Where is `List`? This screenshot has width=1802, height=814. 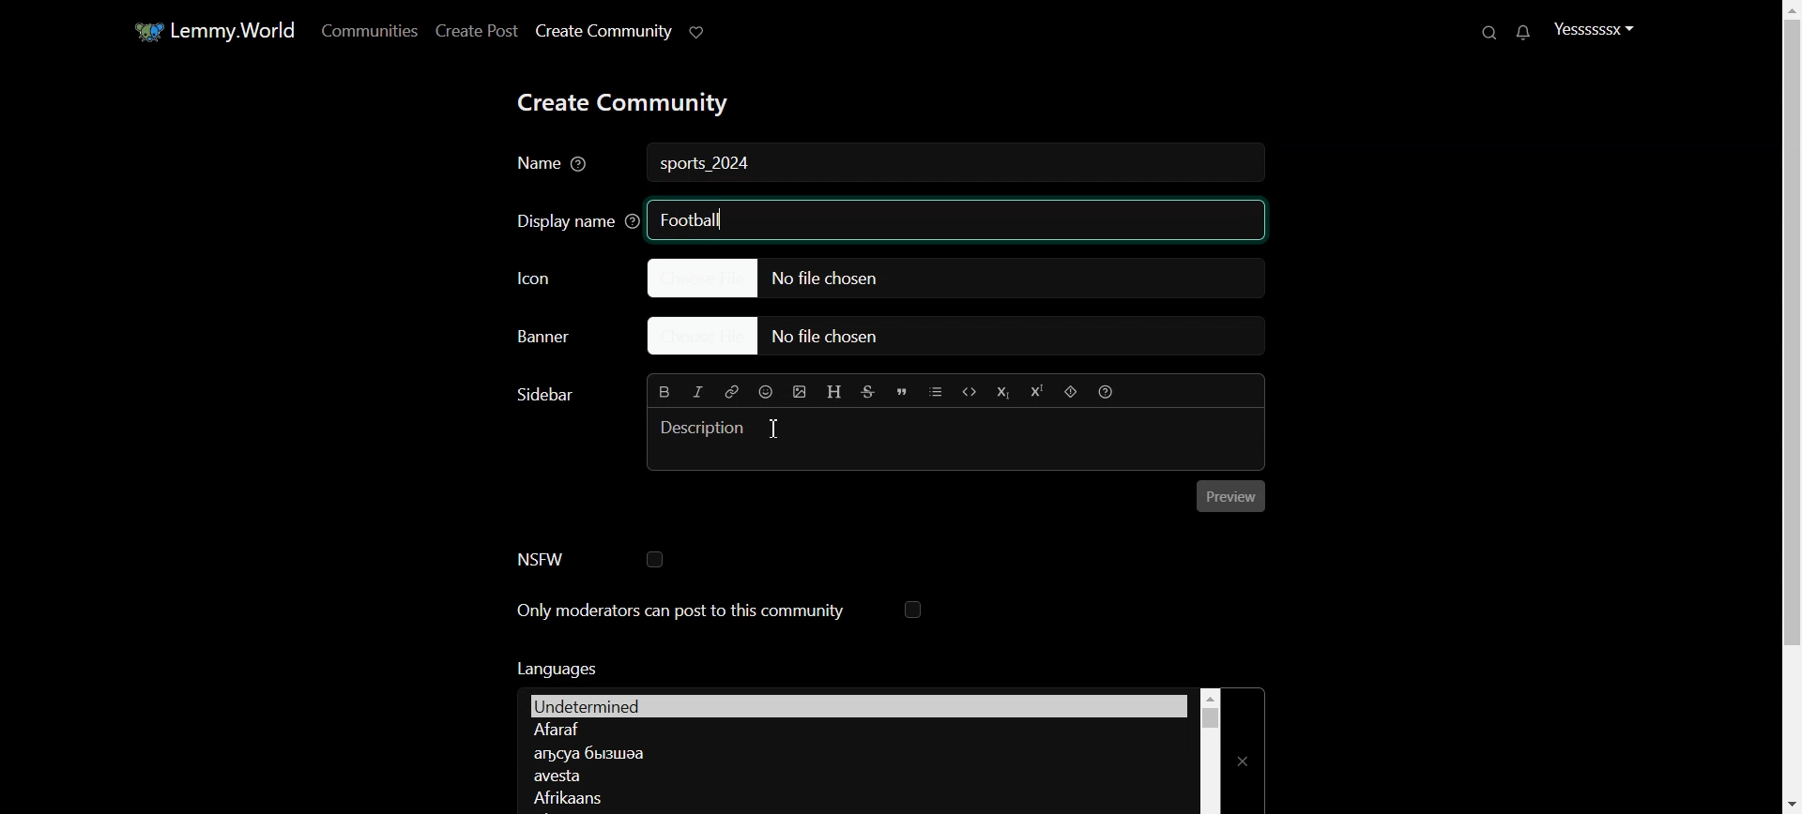 List is located at coordinates (936, 391).